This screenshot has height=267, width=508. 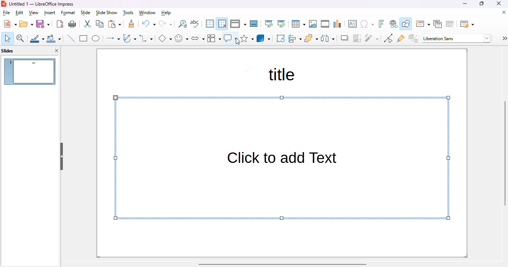 I want to click on logo, so click(x=4, y=4).